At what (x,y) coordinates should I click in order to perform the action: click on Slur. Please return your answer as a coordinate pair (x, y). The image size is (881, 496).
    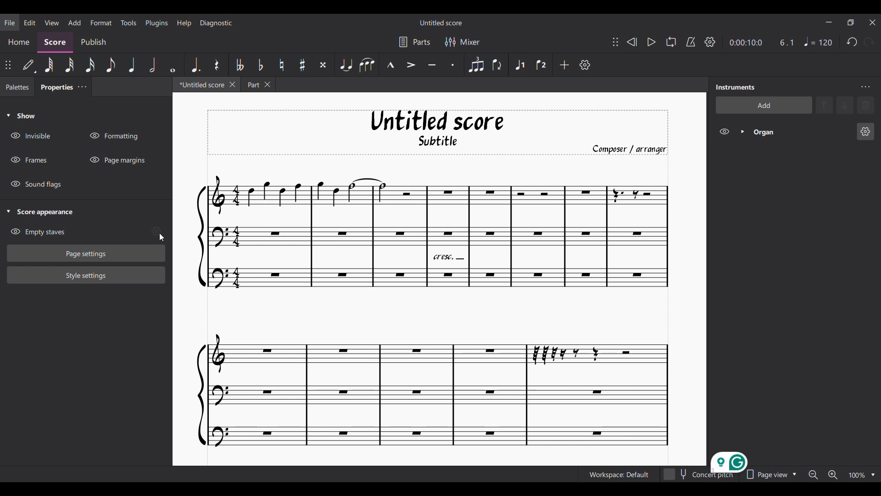
    Looking at the image, I should click on (367, 65).